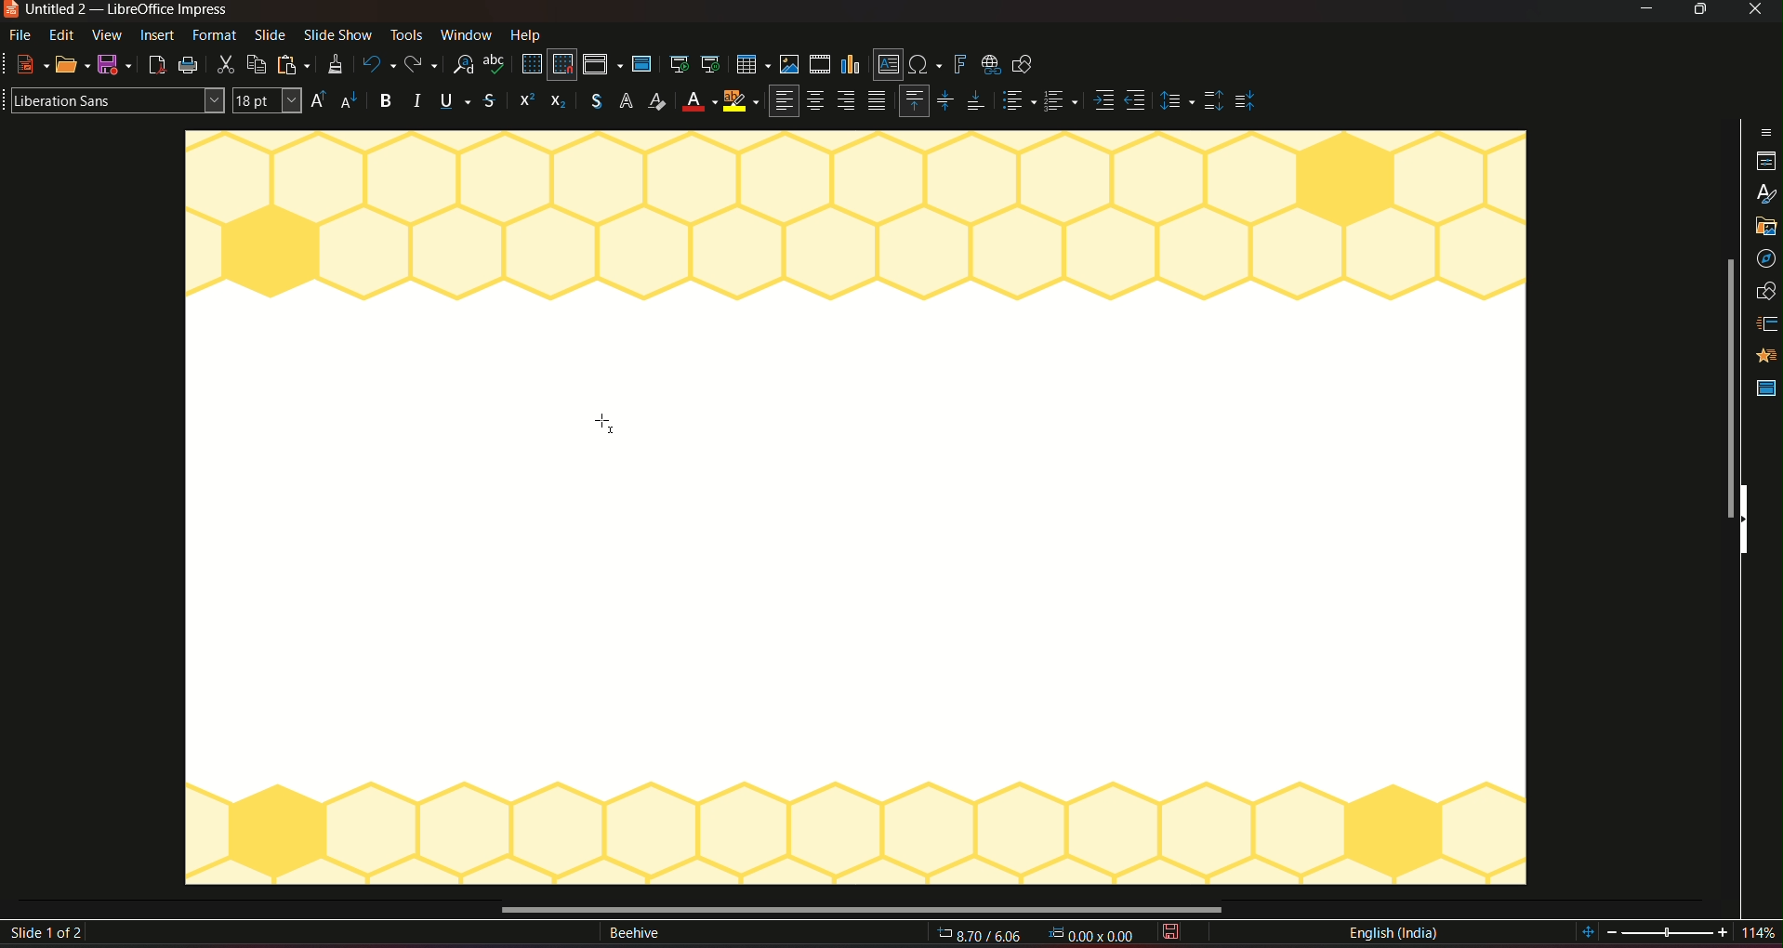 The image size is (1783, 948). Describe the element at coordinates (1725, 387) in the screenshot. I see `vertical scrollbar` at that location.